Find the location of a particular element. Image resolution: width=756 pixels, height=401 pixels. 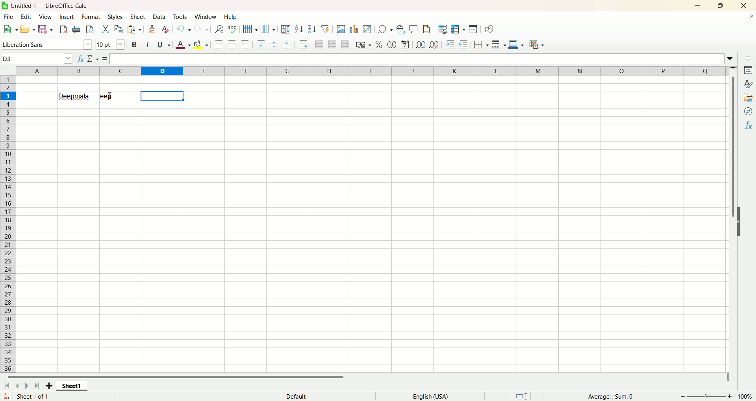

Decrease indent is located at coordinates (464, 44).